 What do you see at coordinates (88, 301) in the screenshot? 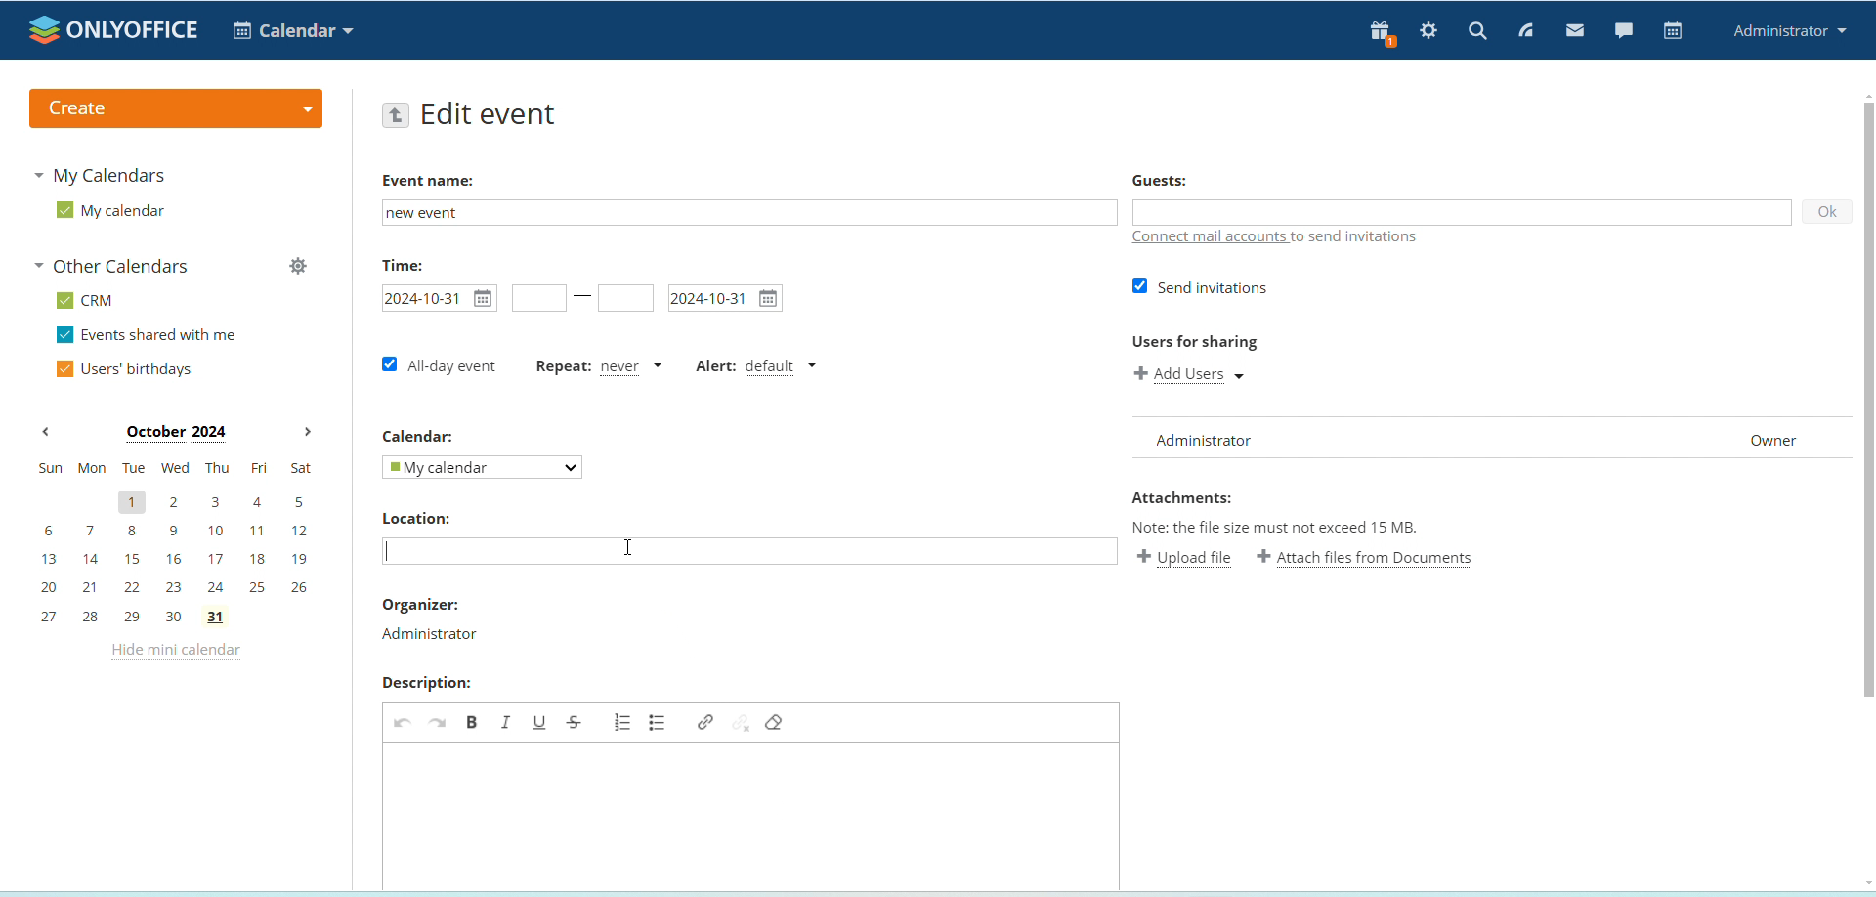
I see `CRM` at bounding box center [88, 301].